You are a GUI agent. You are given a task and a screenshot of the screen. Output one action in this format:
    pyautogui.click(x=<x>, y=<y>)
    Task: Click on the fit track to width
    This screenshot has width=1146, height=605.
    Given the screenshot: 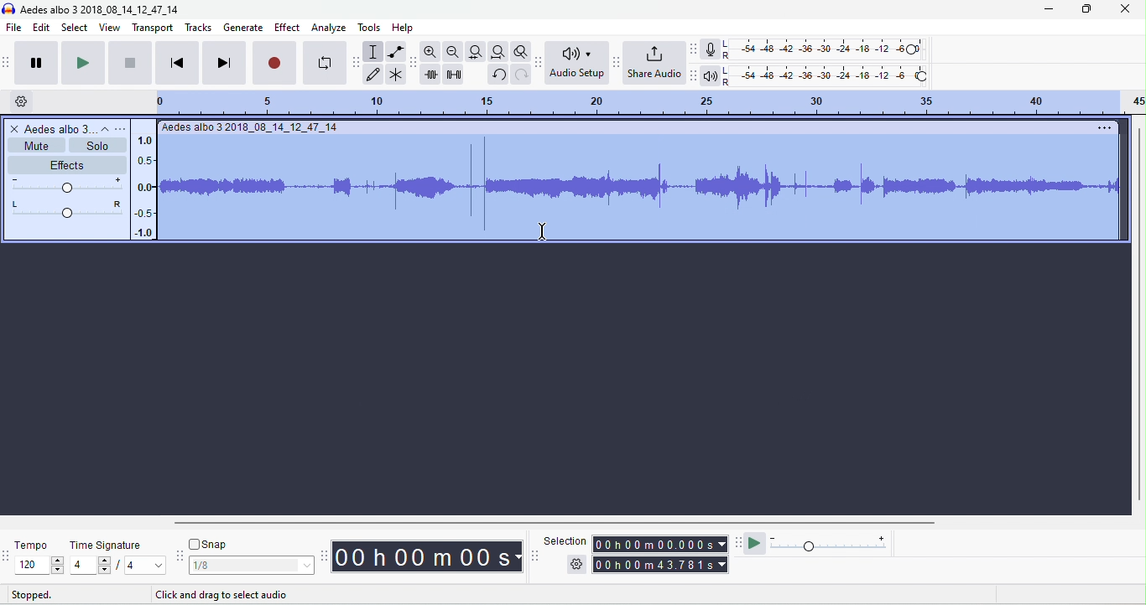 What is the action you would take?
    pyautogui.click(x=475, y=51)
    